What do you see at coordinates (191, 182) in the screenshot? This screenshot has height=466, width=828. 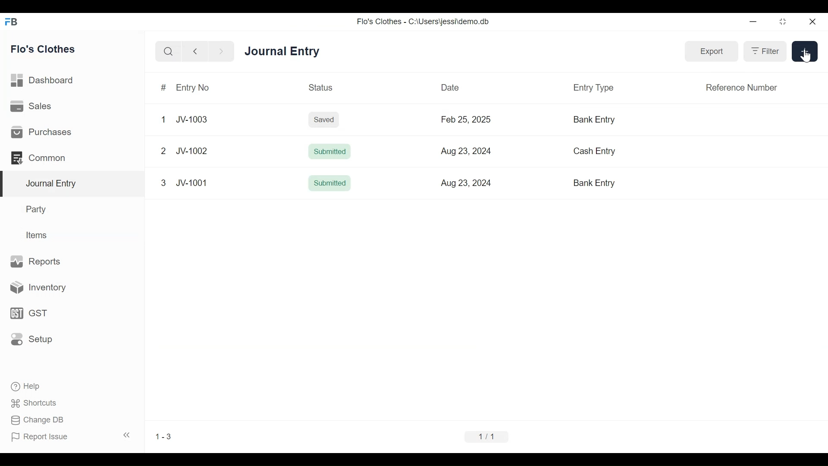 I see `JV-1001` at bounding box center [191, 182].